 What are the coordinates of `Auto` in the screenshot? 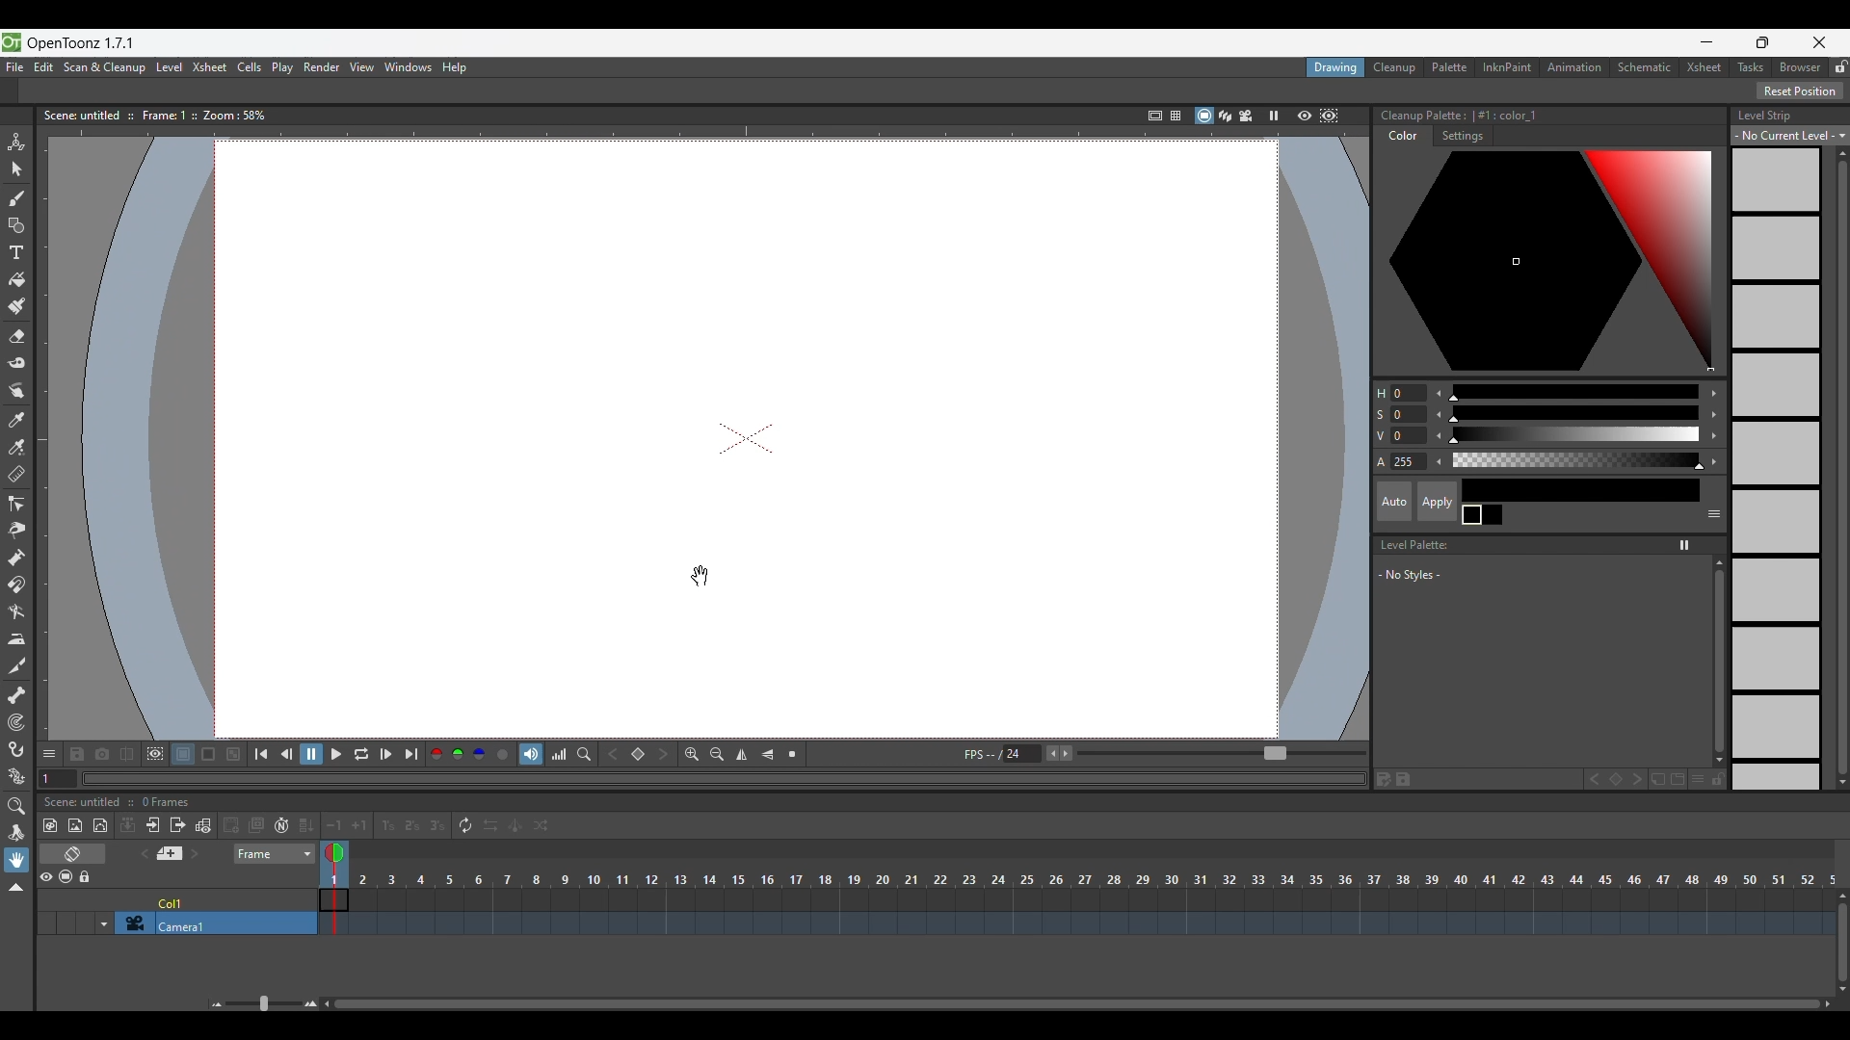 It's located at (1394, 502).